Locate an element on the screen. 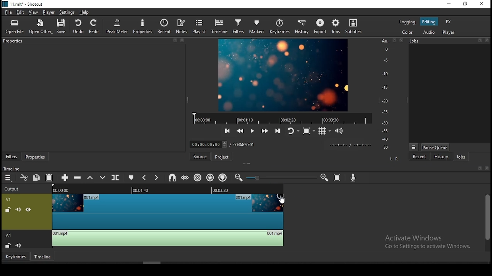 The width and height of the screenshot is (492, 276). timeline is located at coordinates (221, 26).